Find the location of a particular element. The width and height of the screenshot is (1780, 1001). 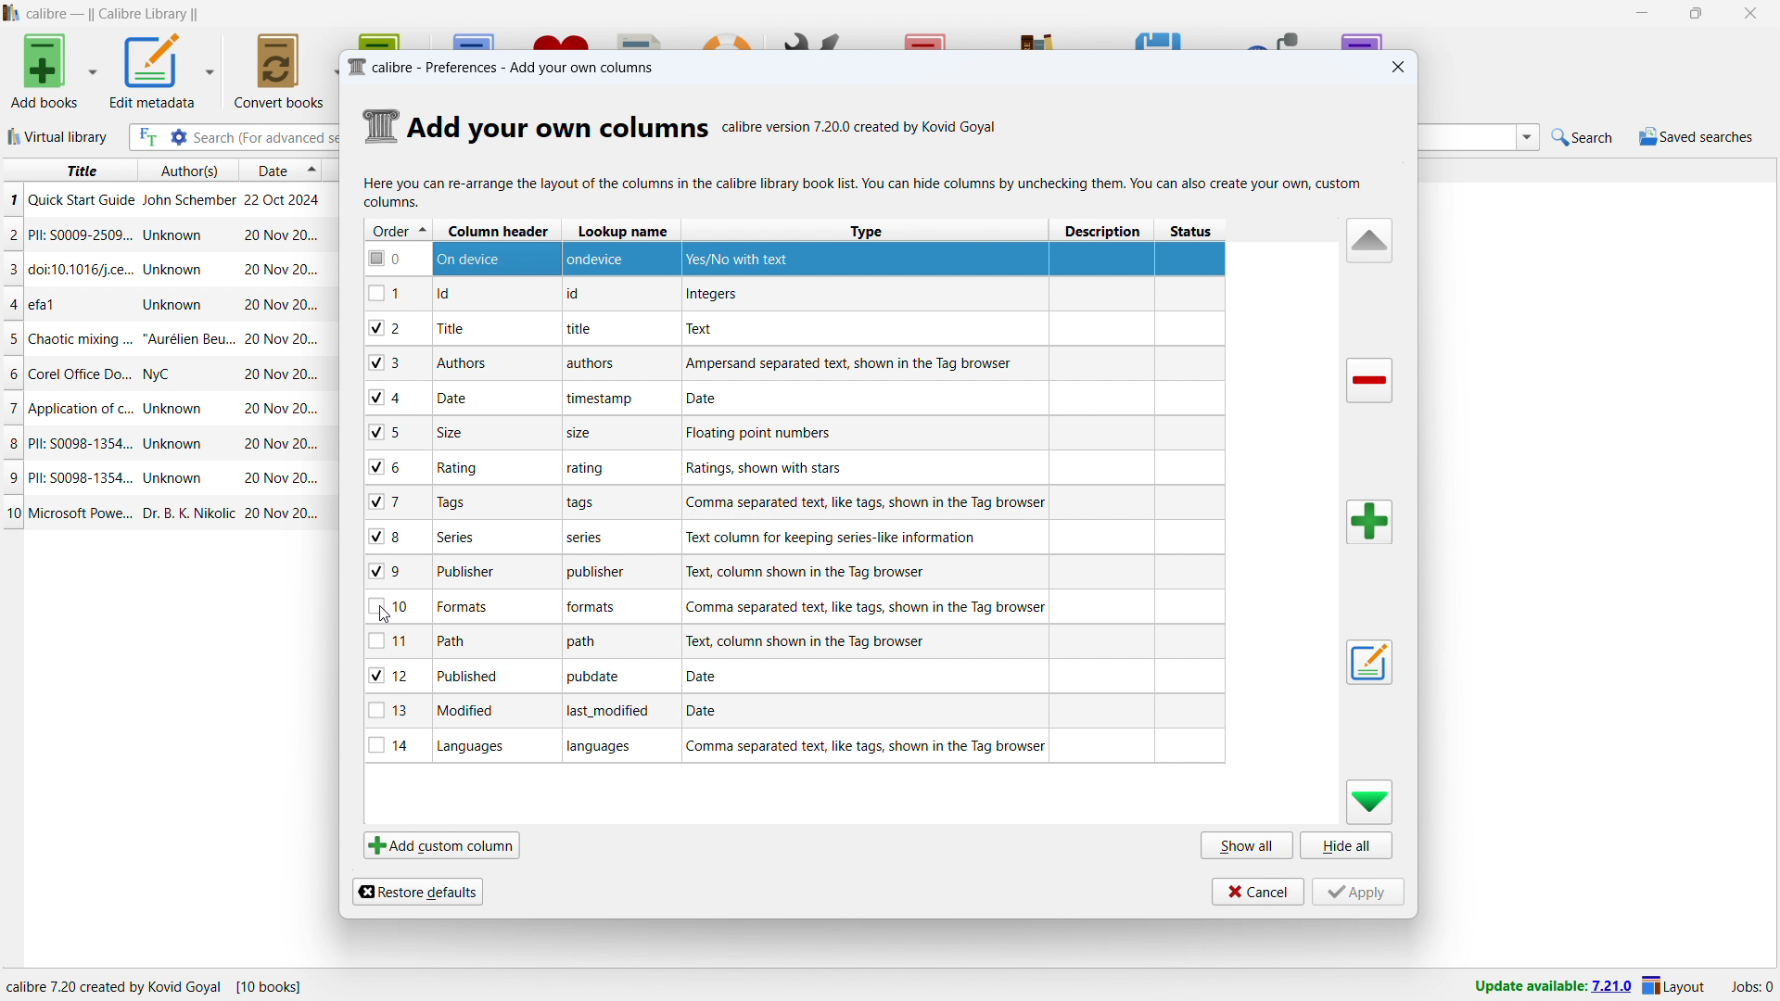

search history is located at coordinates (1529, 136).